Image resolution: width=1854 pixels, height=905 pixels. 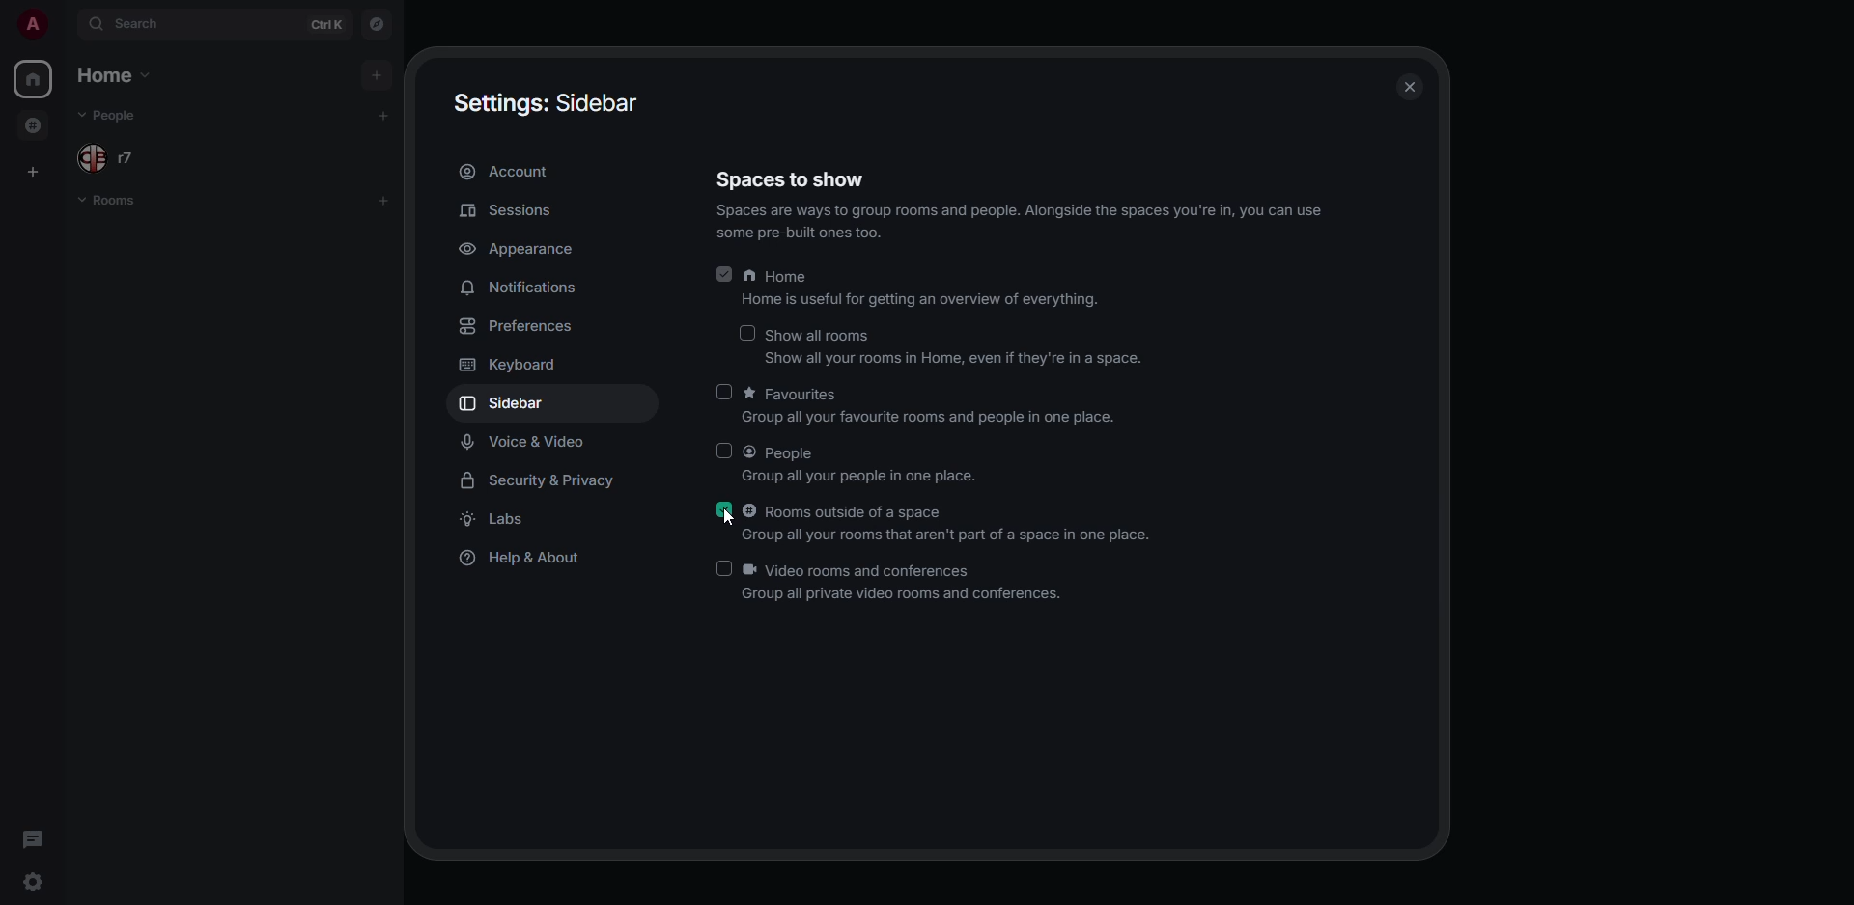 I want to click on cursor, so click(x=727, y=518).